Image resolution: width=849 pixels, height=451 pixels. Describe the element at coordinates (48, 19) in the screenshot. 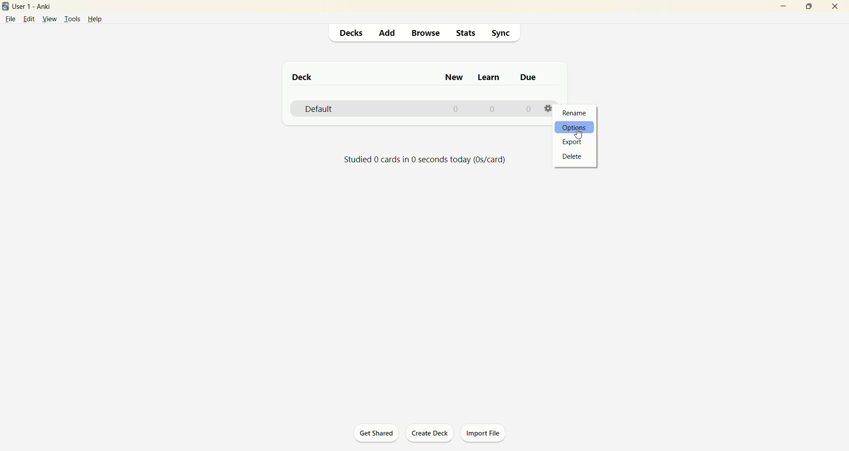

I see `view` at that location.